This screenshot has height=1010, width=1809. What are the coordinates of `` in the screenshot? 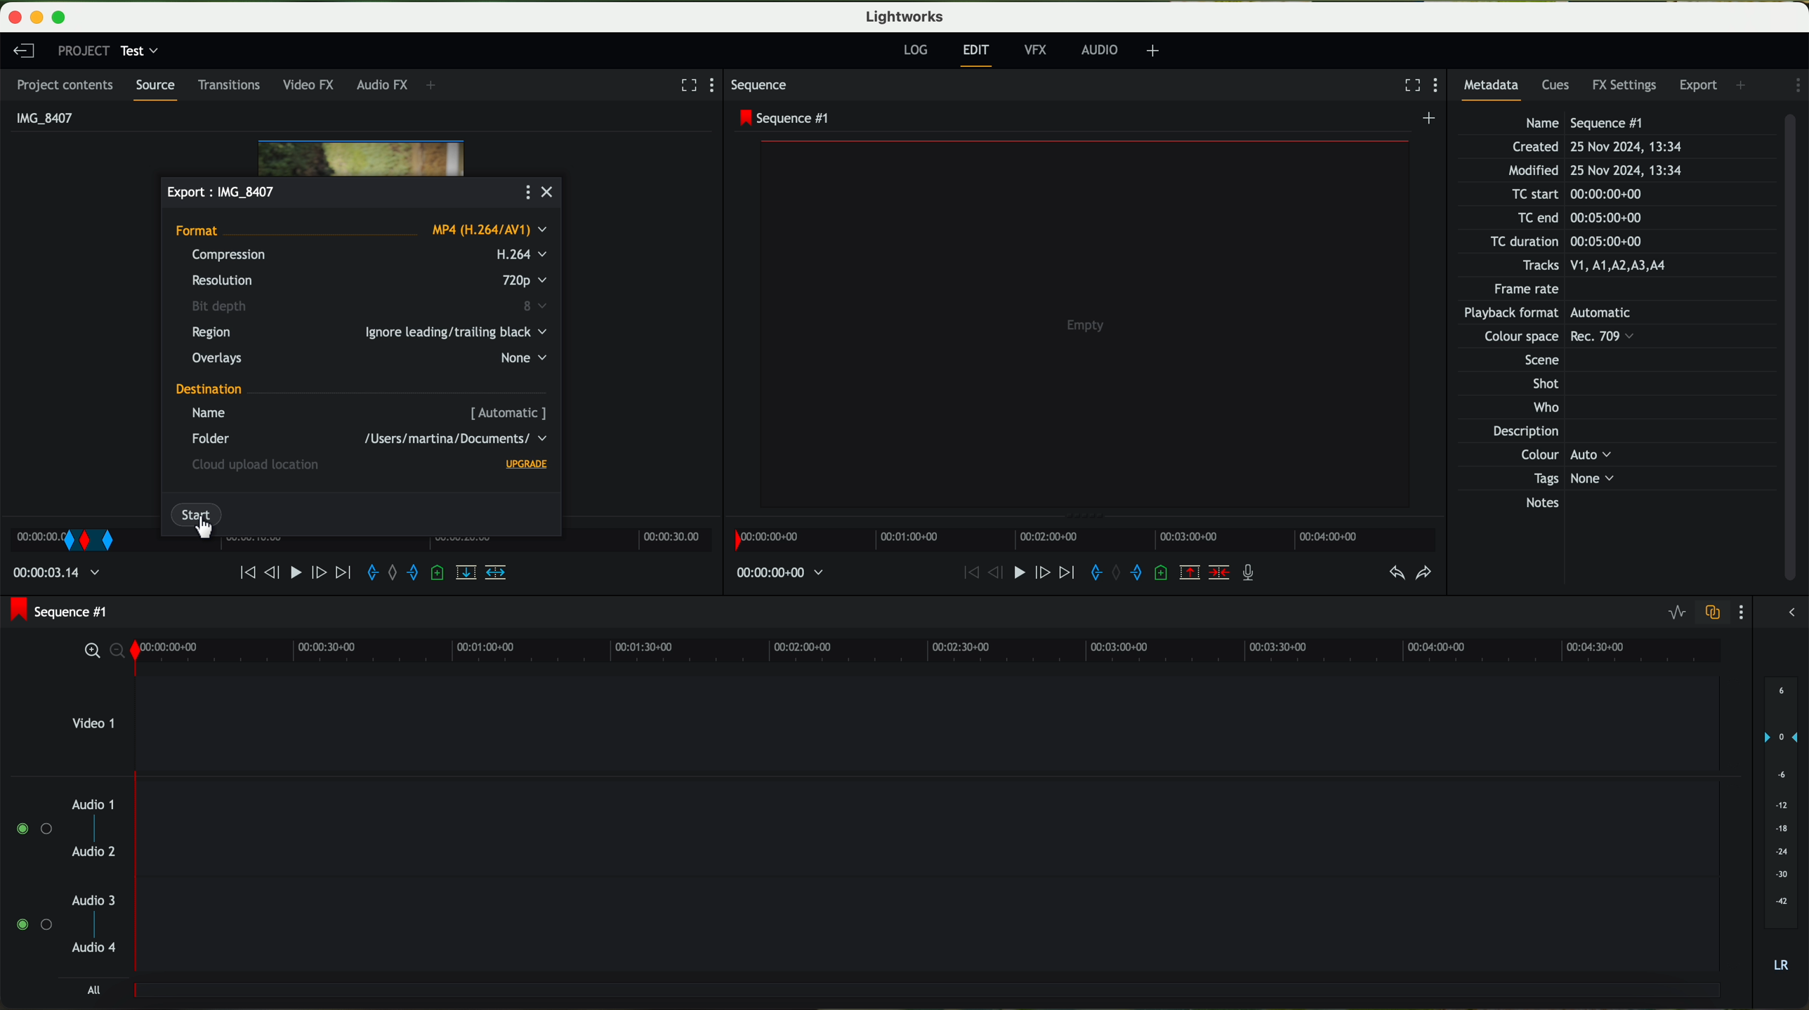 It's located at (1535, 358).